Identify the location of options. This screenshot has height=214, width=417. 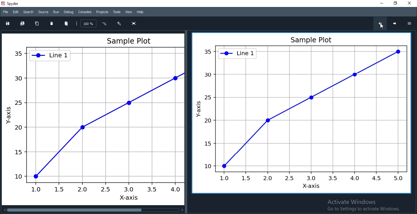
(409, 23).